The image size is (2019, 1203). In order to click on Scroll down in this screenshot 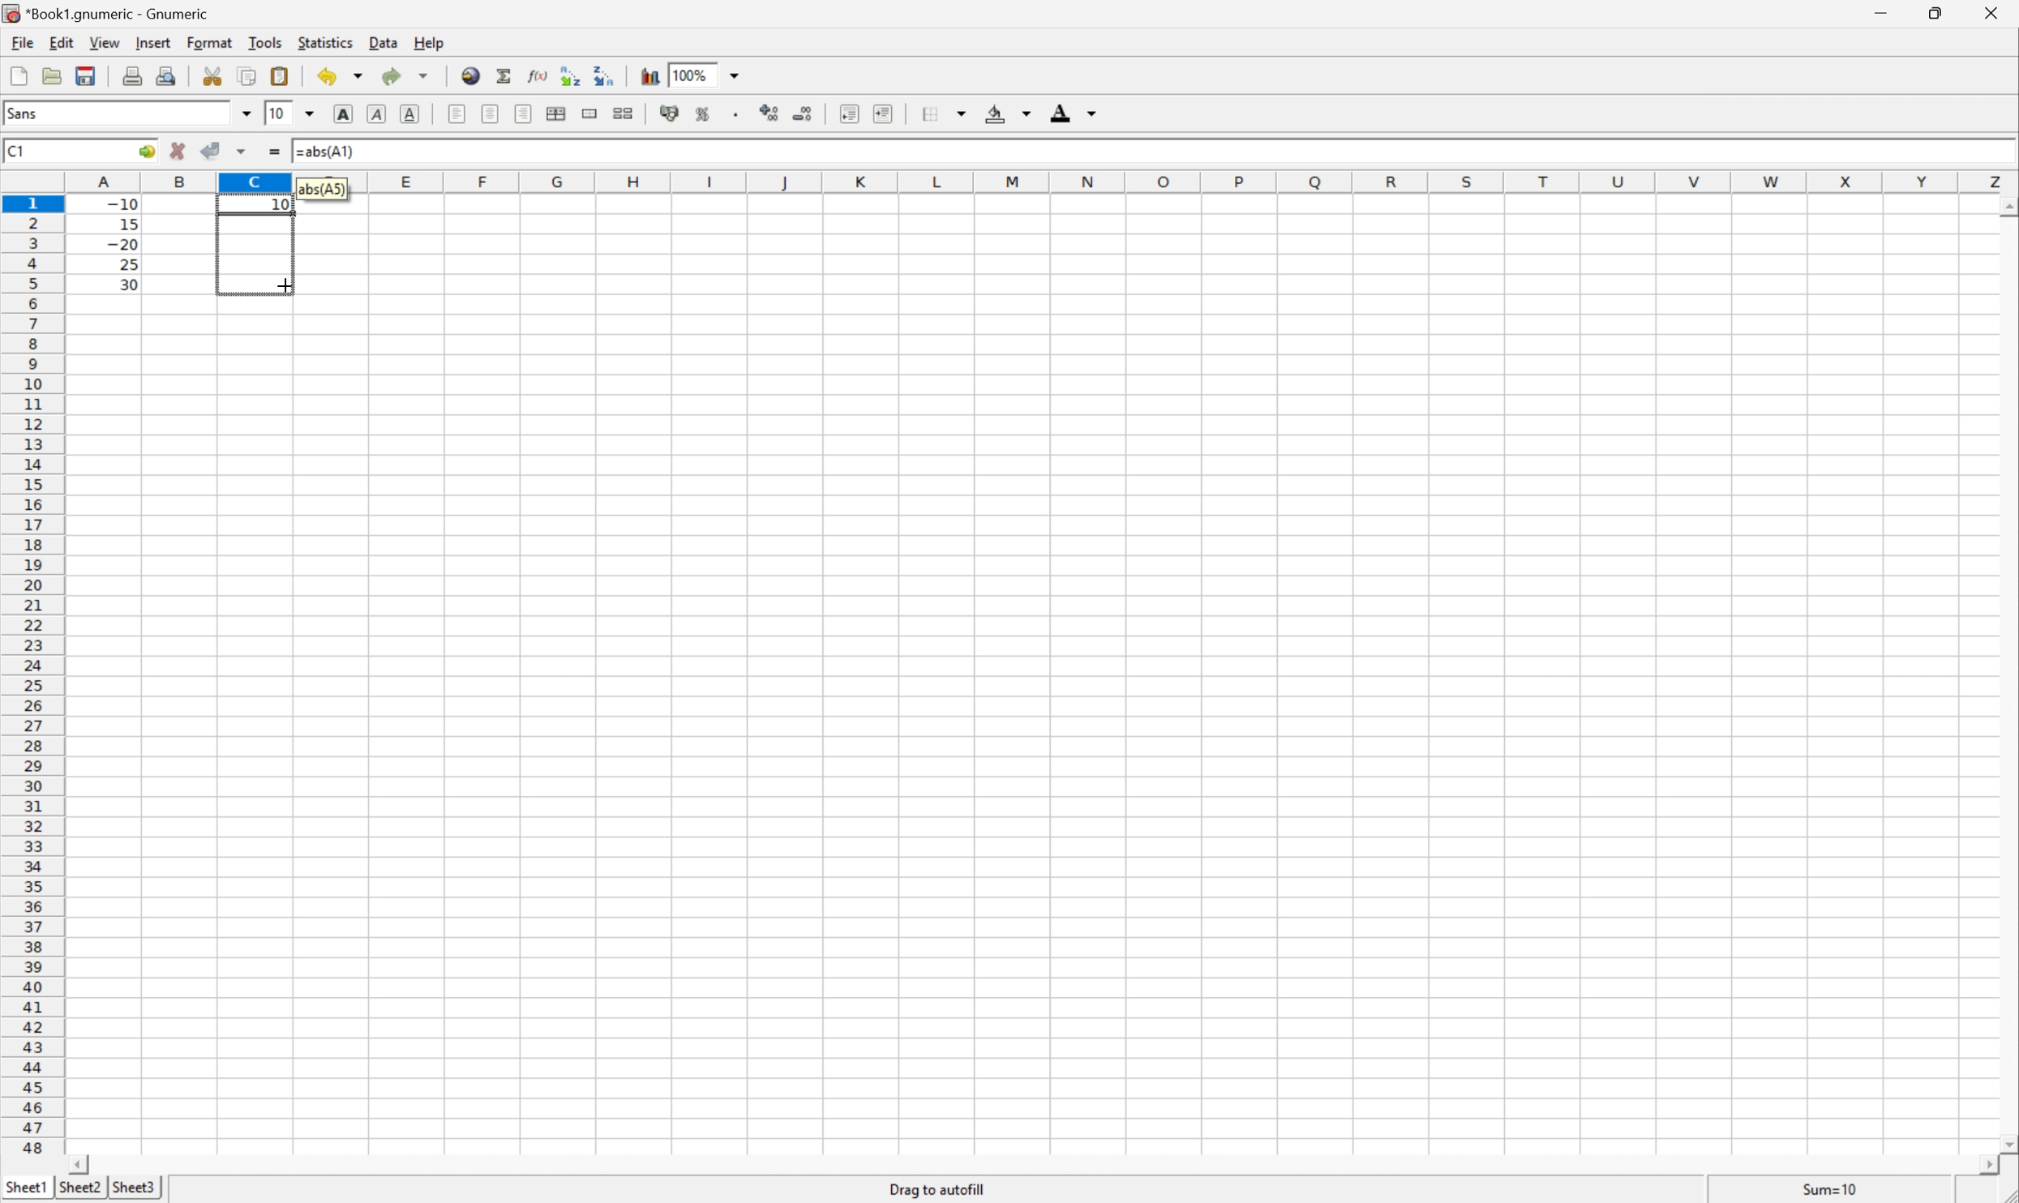, I will do `click(2006, 1141)`.